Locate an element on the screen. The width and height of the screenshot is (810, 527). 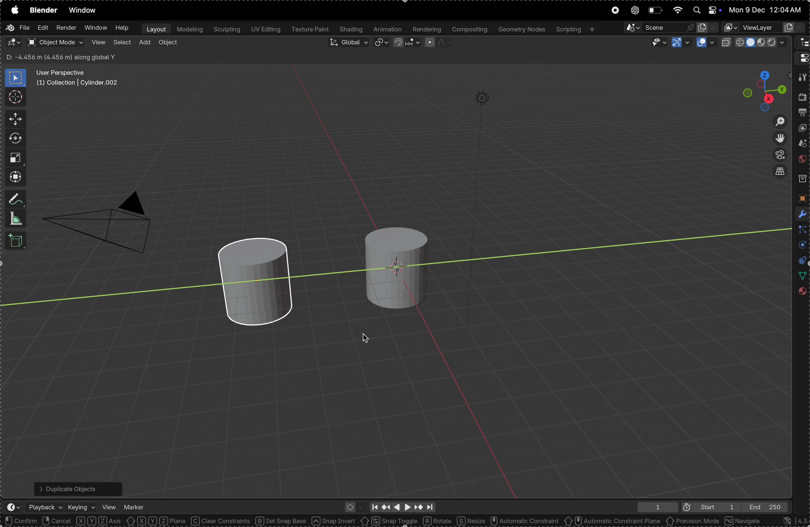
editor type is located at coordinates (802, 57).